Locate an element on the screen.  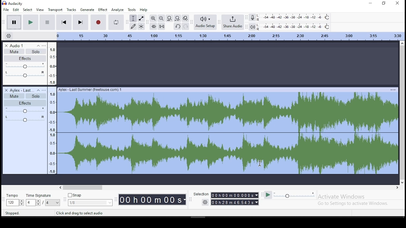
icon is located at coordinates (14, 3).